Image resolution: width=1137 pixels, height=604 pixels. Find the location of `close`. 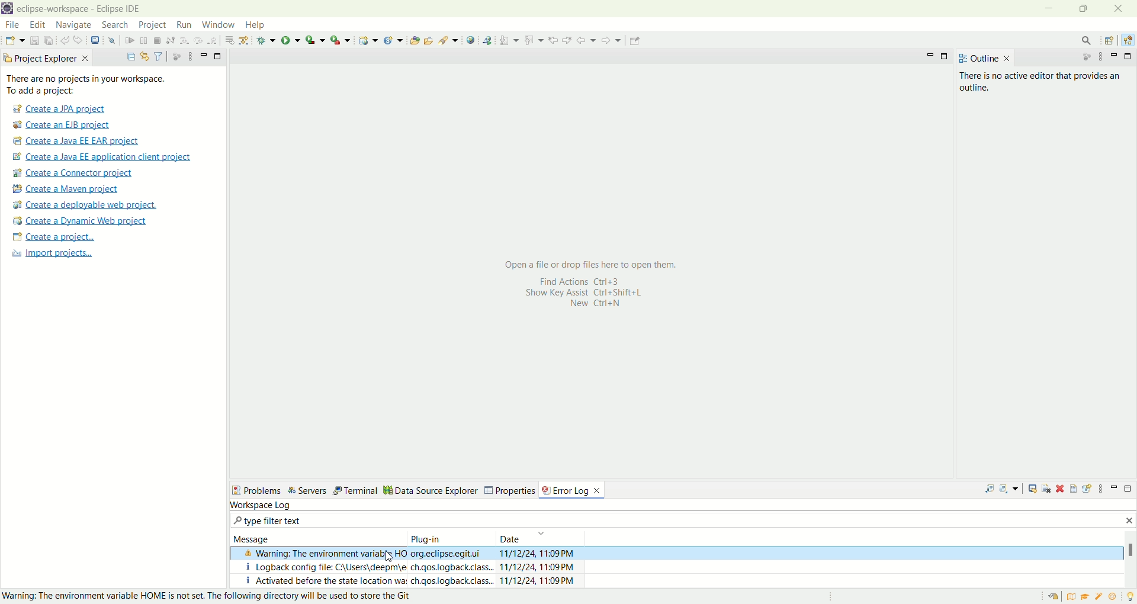

close is located at coordinates (1127, 522).